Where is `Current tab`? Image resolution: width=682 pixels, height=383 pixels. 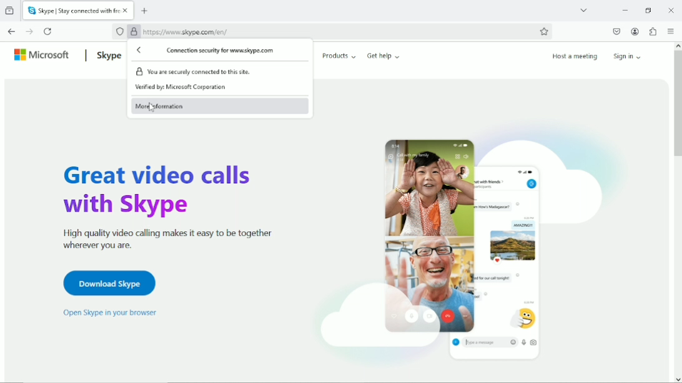 Current tab is located at coordinates (74, 11).